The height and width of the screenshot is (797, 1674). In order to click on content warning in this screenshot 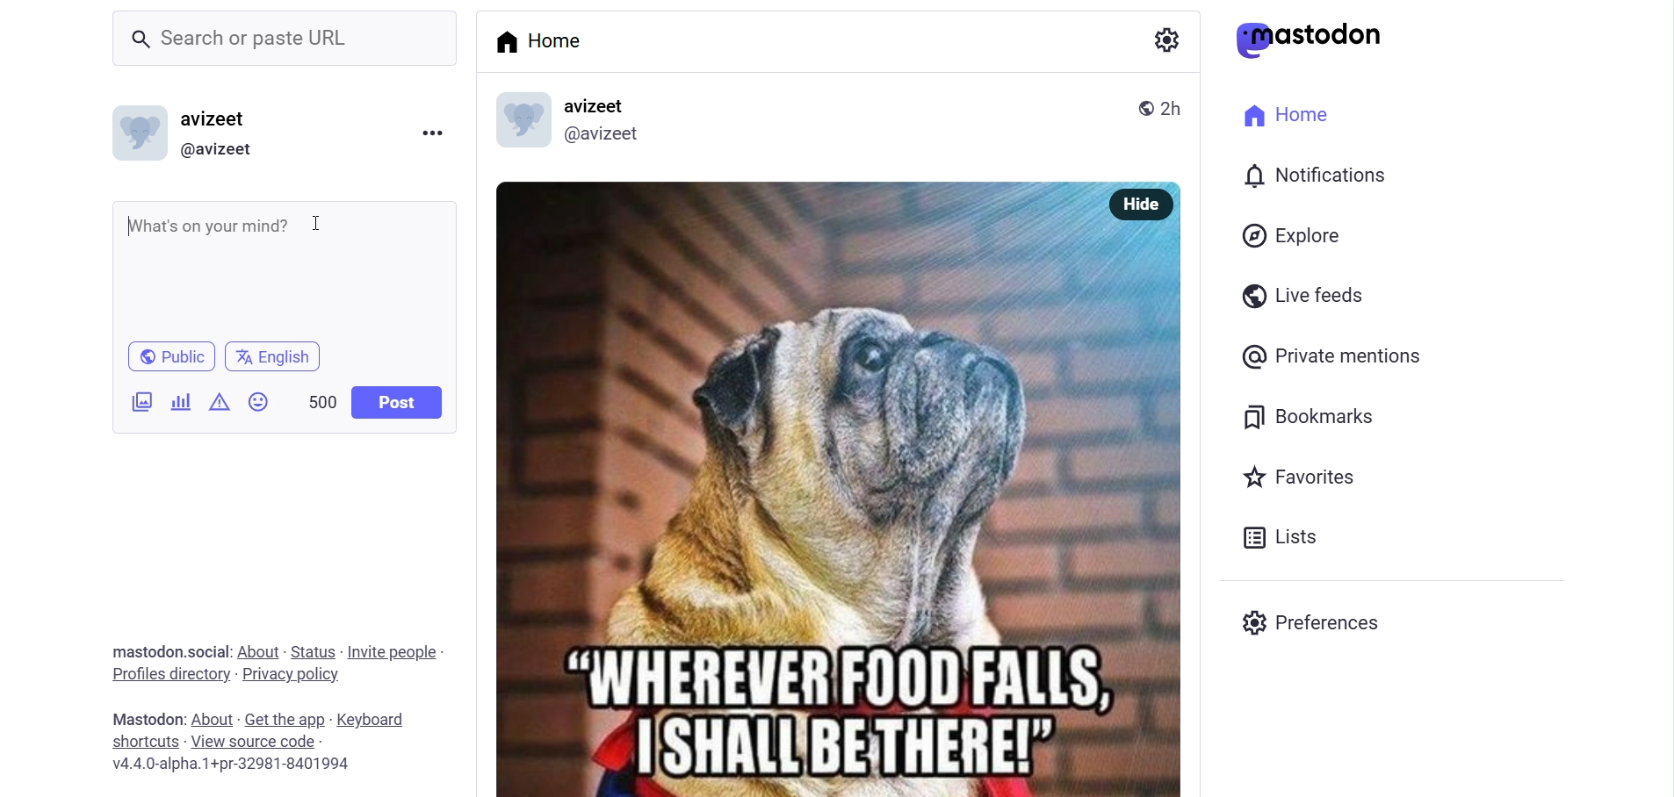, I will do `click(220, 403)`.